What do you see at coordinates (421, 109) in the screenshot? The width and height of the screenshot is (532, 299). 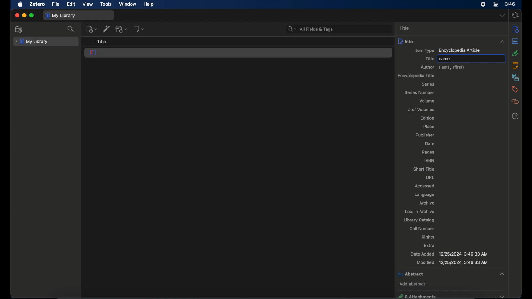 I see `no of volumes` at bounding box center [421, 109].